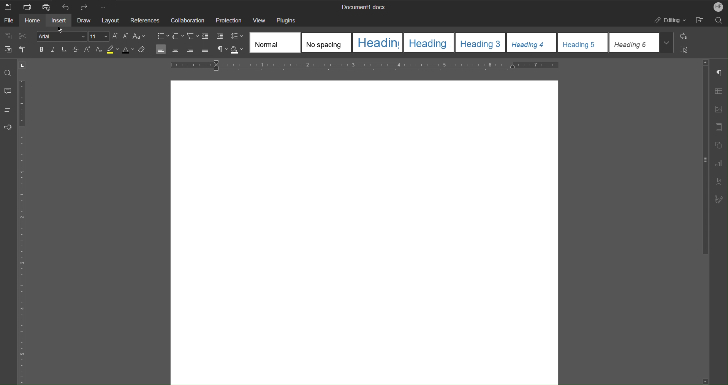 Image resolution: width=728 pixels, height=385 pixels. Describe the element at coordinates (28, 7) in the screenshot. I see `Print` at that location.